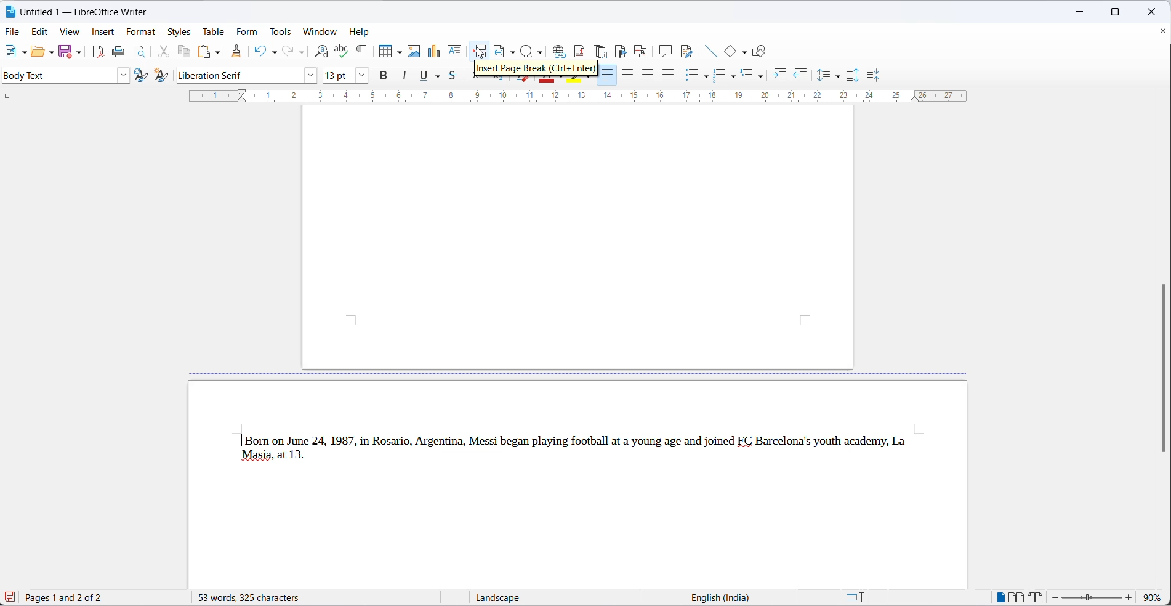  What do you see at coordinates (1119, 12) in the screenshot?
I see `maximize` at bounding box center [1119, 12].